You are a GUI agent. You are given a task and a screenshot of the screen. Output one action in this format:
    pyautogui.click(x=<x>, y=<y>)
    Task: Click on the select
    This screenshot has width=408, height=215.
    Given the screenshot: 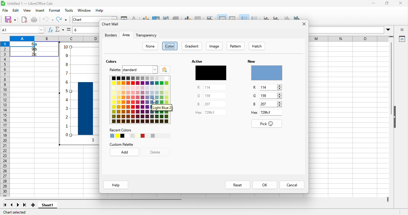 What is the action you would take?
    pyautogui.click(x=68, y=29)
    